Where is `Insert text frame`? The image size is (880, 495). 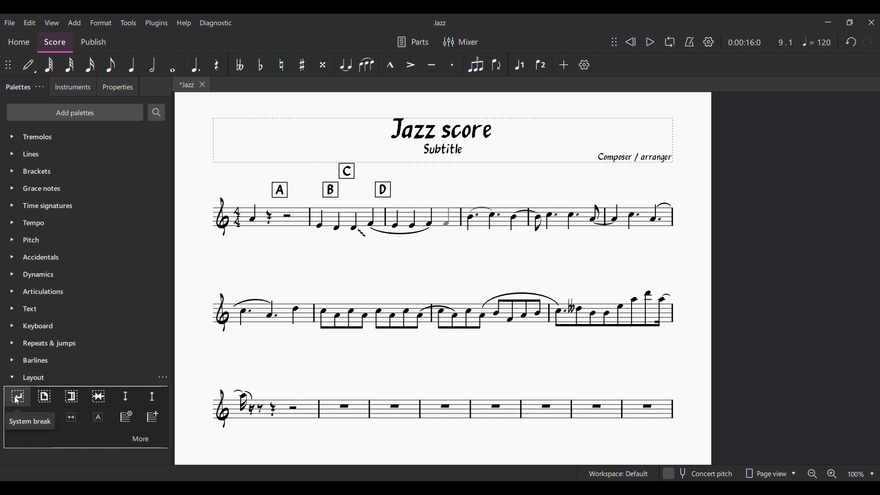 Insert text frame is located at coordinates (98, 417).